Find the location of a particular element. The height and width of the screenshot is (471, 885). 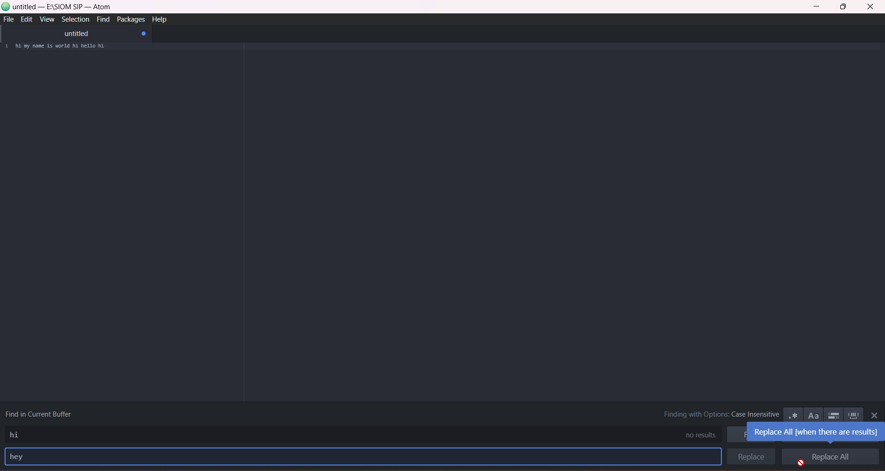

hi my name is world hi hello hi is located at coordinates (67, 47).